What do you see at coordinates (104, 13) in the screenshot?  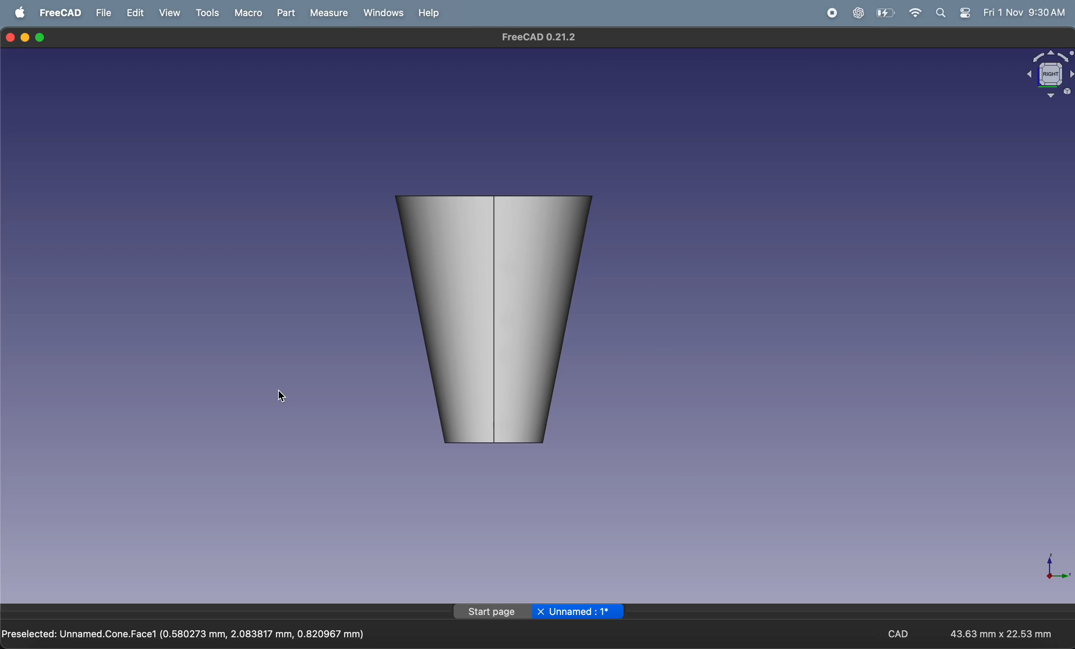 I see `file` at bounding box center [104, 13].